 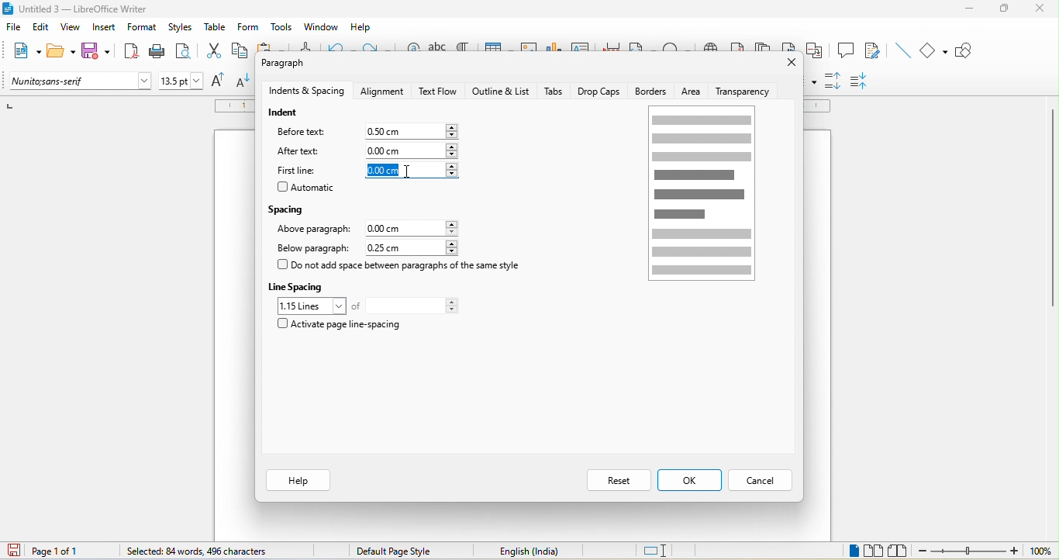 What do you see at coordinates (650, 92) in the screenshot?
I see `borders` at bounding box center [650, 92].